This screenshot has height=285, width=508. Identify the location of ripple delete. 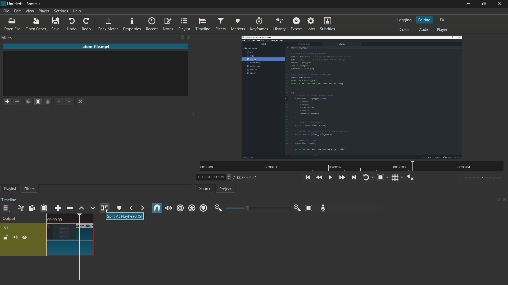
(70, 208).